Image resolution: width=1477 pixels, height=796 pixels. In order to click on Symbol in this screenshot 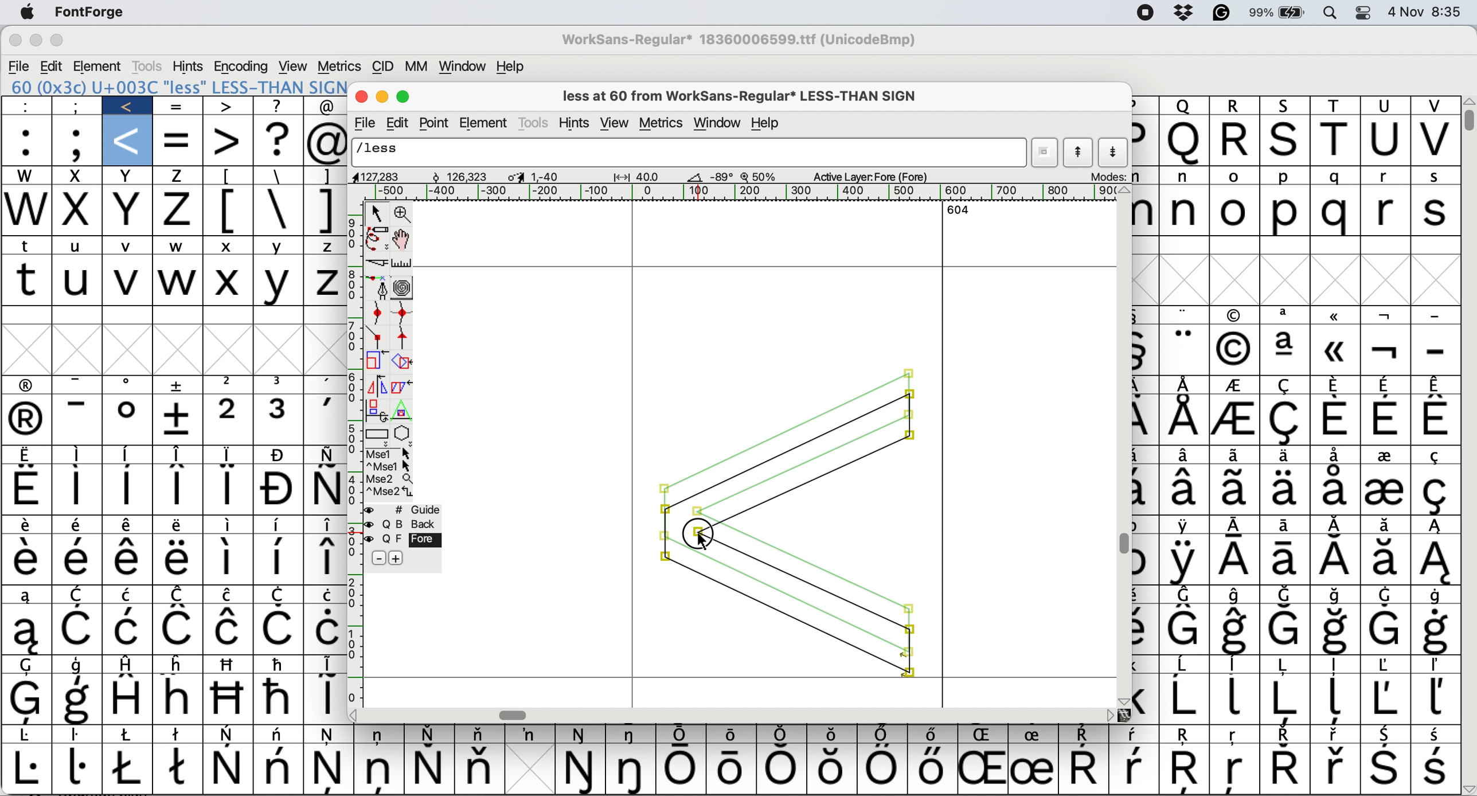, I will do `click(1333, 351)`.